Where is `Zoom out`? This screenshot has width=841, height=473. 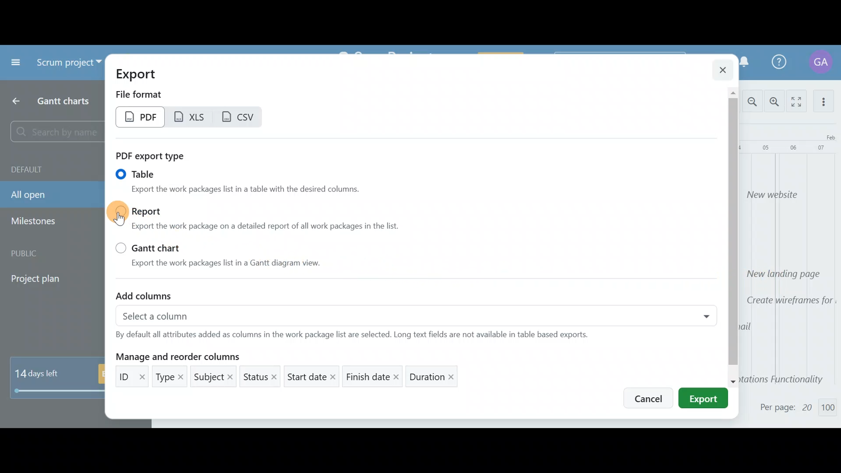
Zoom out is located at coordinates (754, 102).